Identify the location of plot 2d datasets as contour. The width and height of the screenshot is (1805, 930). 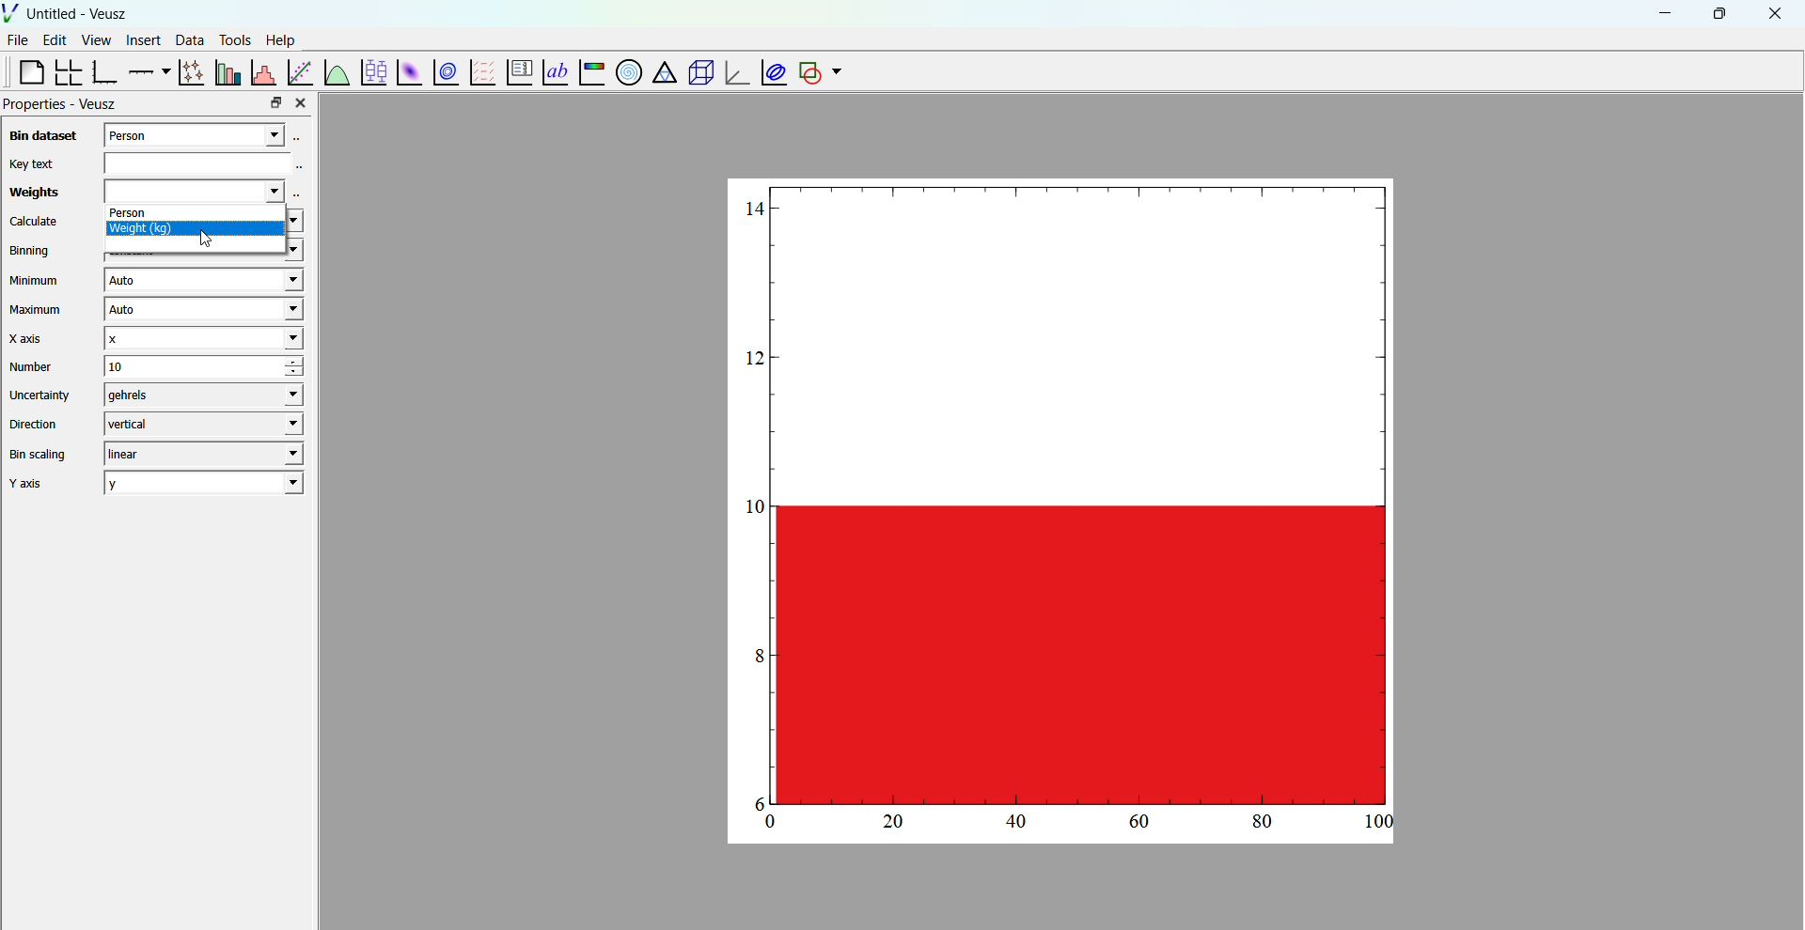
(447, 73).